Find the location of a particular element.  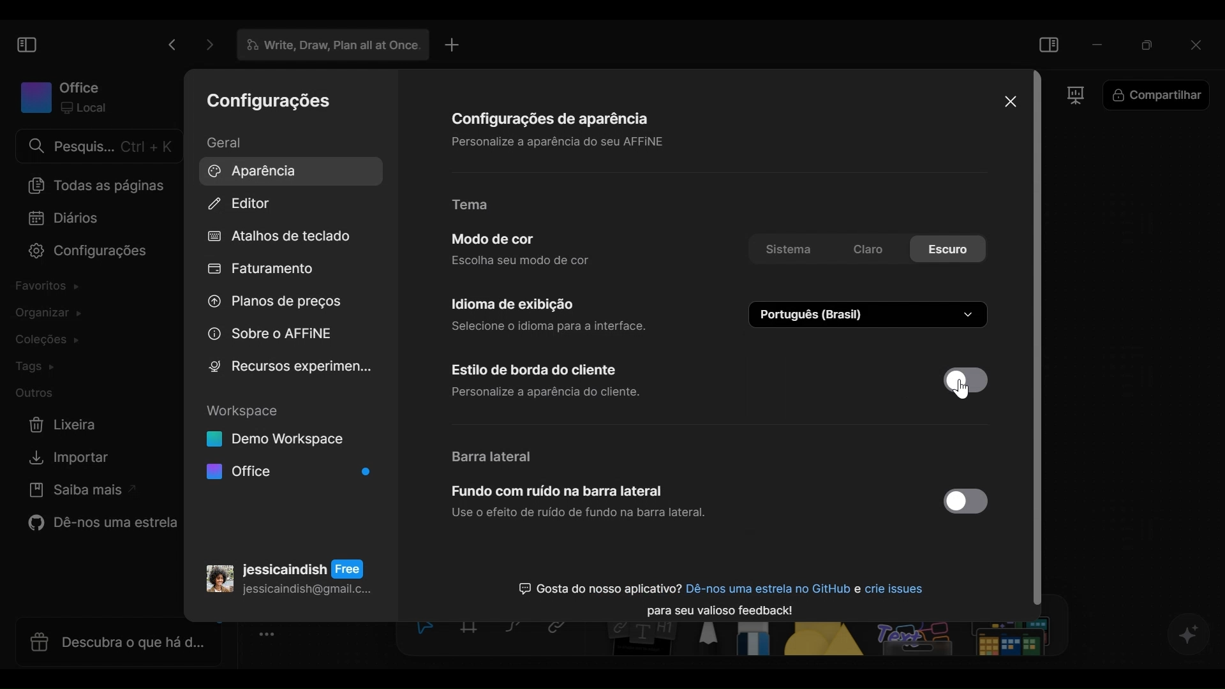

Favorites is located at coordinates (51, 288).